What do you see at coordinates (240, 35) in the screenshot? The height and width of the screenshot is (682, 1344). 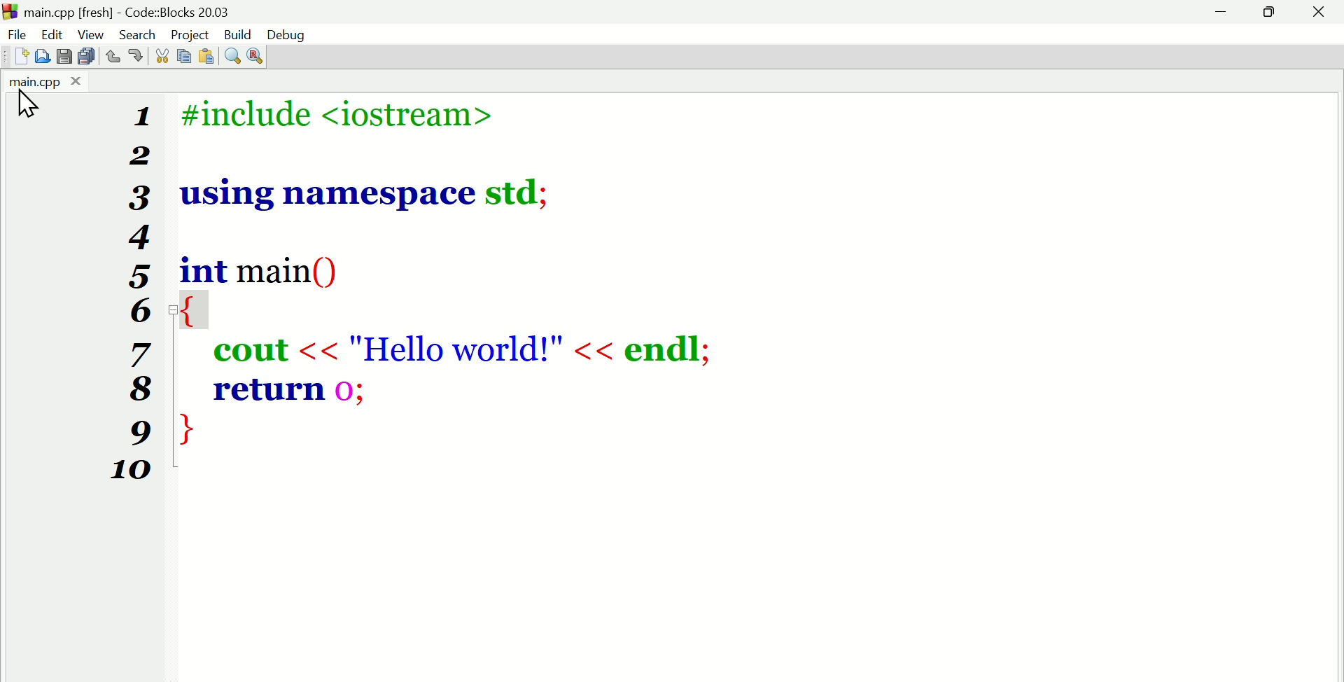 I see `Build` at bounding box center [240, 35].